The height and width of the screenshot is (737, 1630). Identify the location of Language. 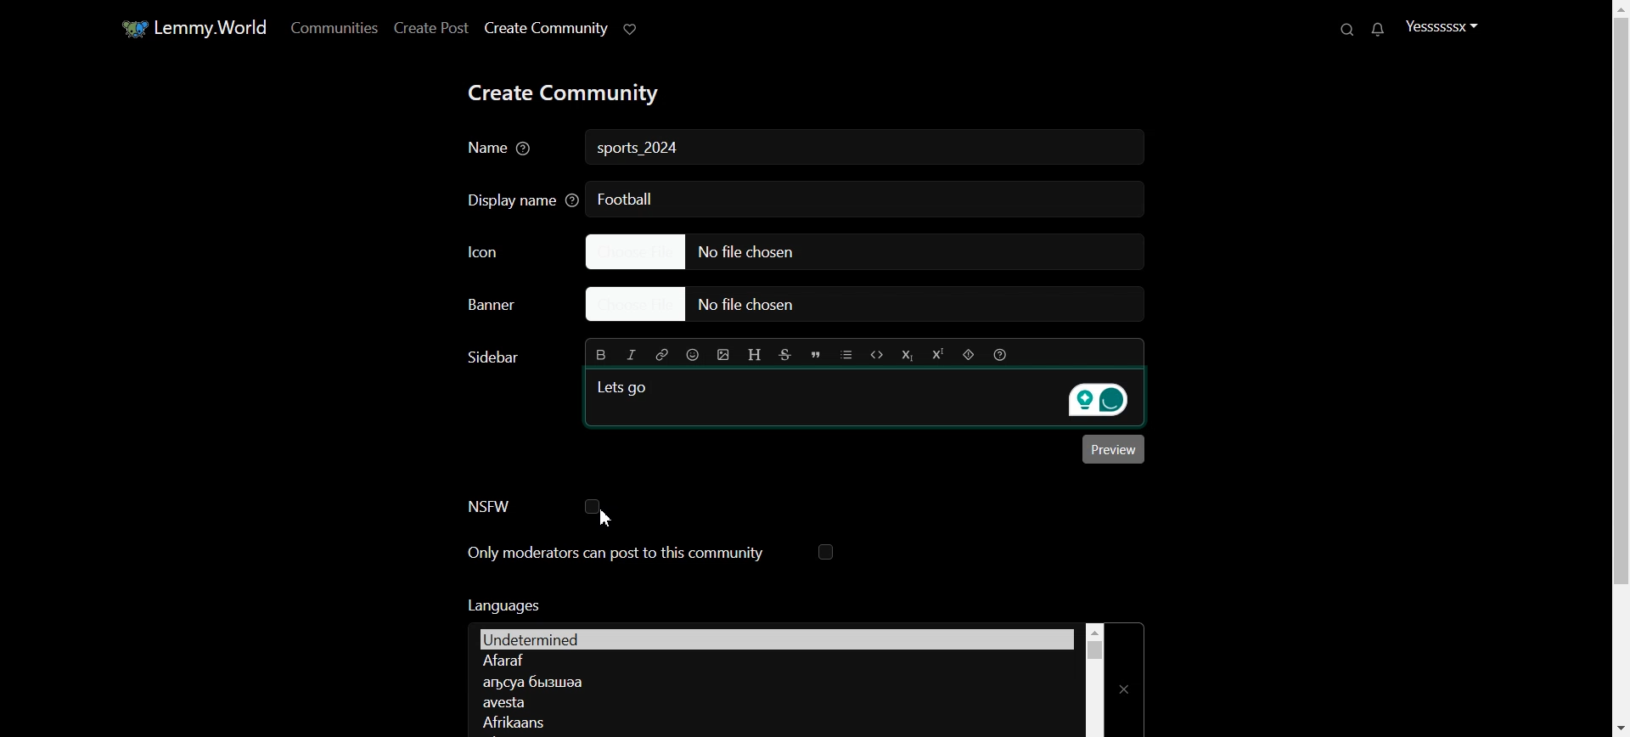
(771, 681).